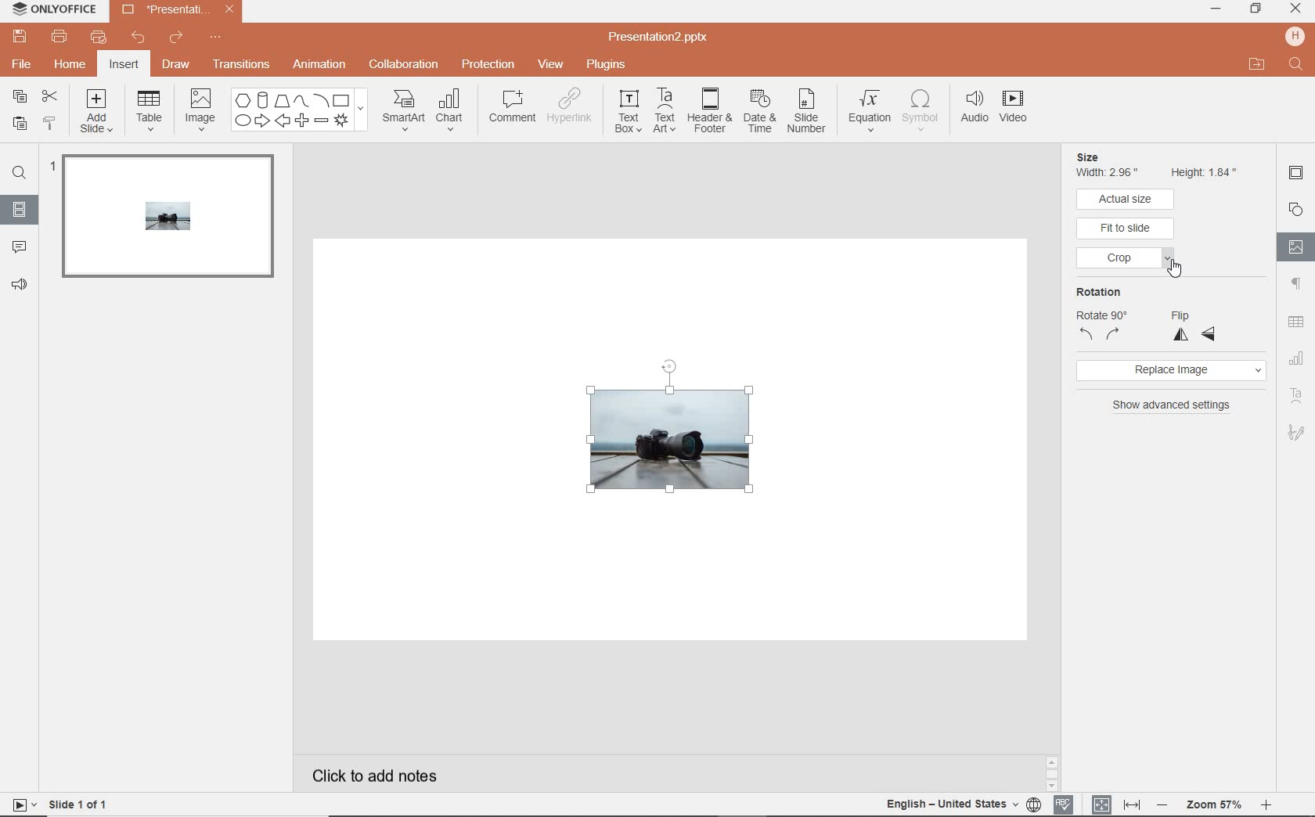  What do you see at coordinates (1177, 268) in the screenshot?
I see `cursor` at bounding box center [1177, 268].